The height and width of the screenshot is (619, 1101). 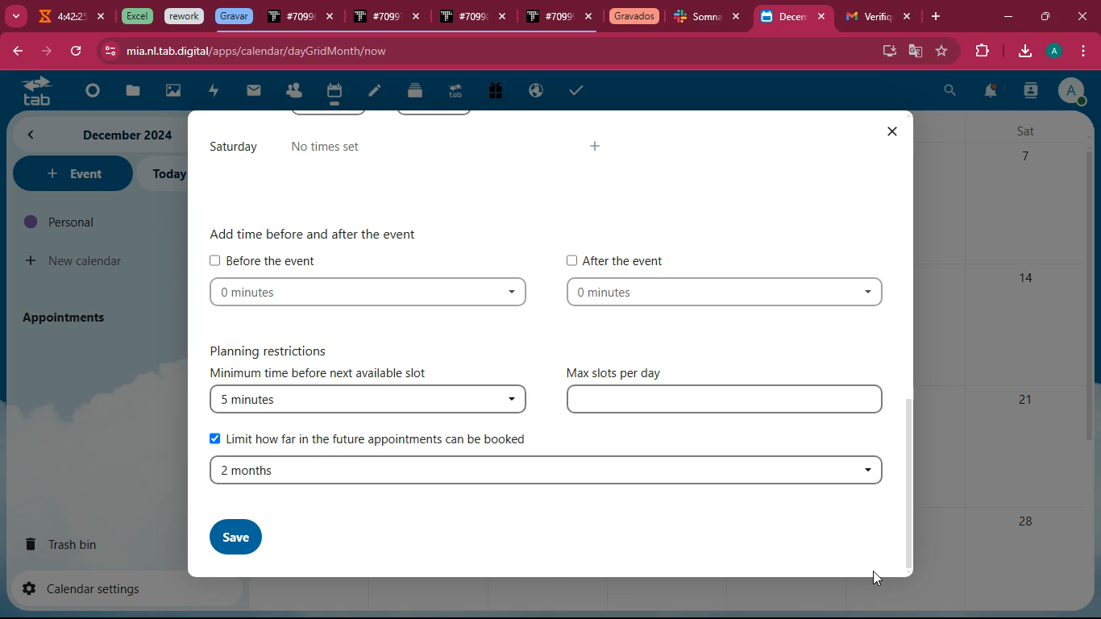 I want to click on after the event, so click(x=618, y=260).